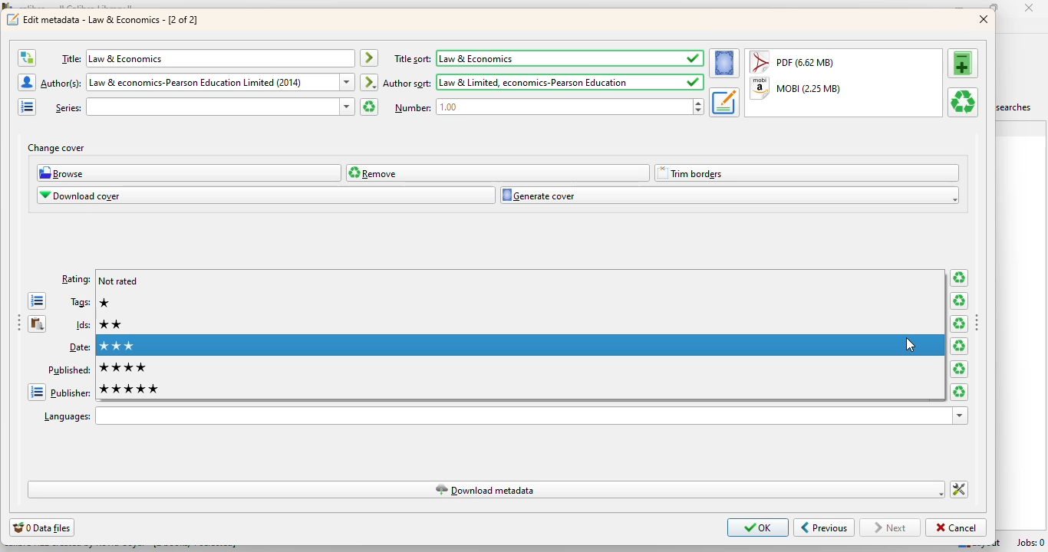  Describe the element at coordinates (960, 347) in the screenshot. I see `clear date` at that location.